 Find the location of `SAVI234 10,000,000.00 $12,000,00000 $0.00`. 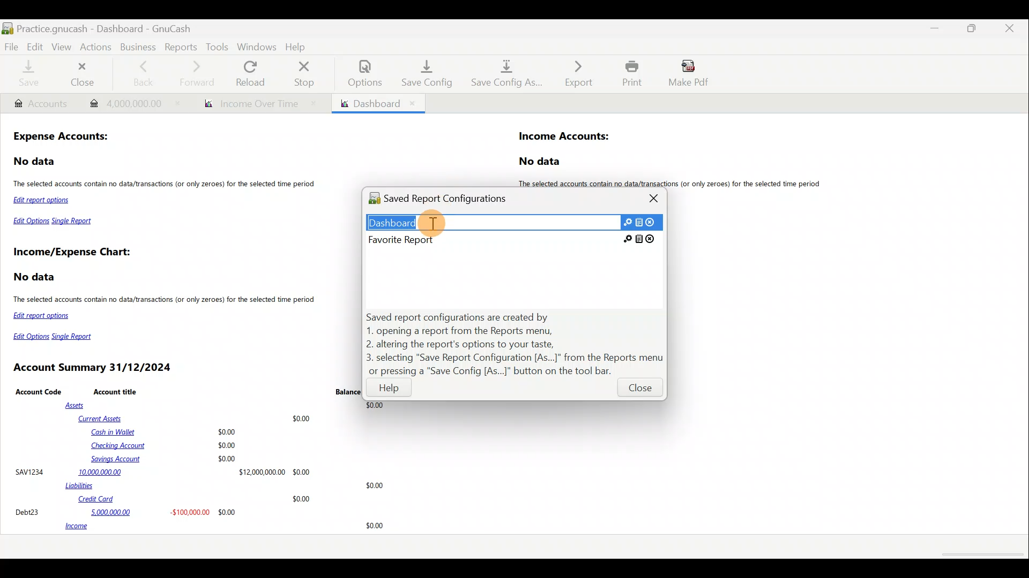

SAVI234 10,000,000.00 $12,000,00000 $0.00 is located at coordinates (162, 471).